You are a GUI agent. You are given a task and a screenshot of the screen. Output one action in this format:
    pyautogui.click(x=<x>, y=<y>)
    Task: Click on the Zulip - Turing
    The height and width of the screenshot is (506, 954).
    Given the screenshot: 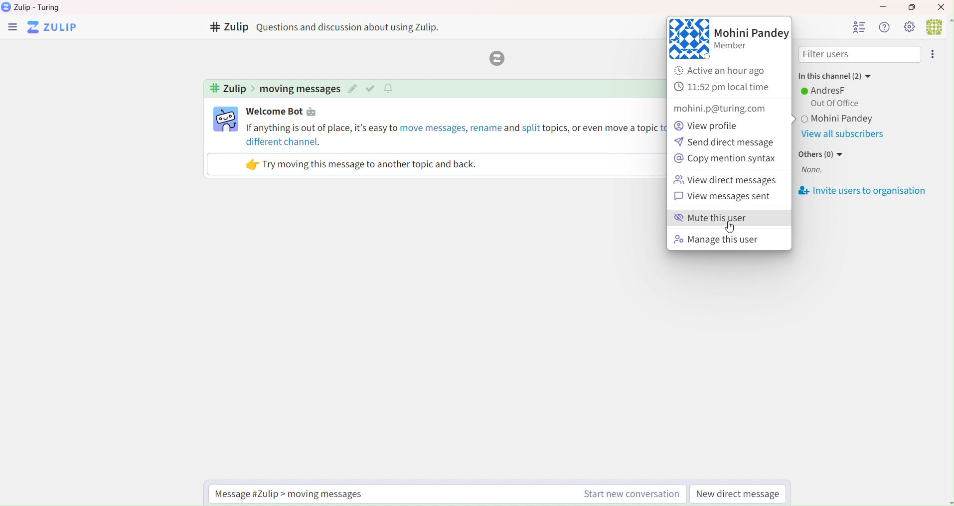 What is the action you would take?
    pyautogui.click(x=40, y=7)
    